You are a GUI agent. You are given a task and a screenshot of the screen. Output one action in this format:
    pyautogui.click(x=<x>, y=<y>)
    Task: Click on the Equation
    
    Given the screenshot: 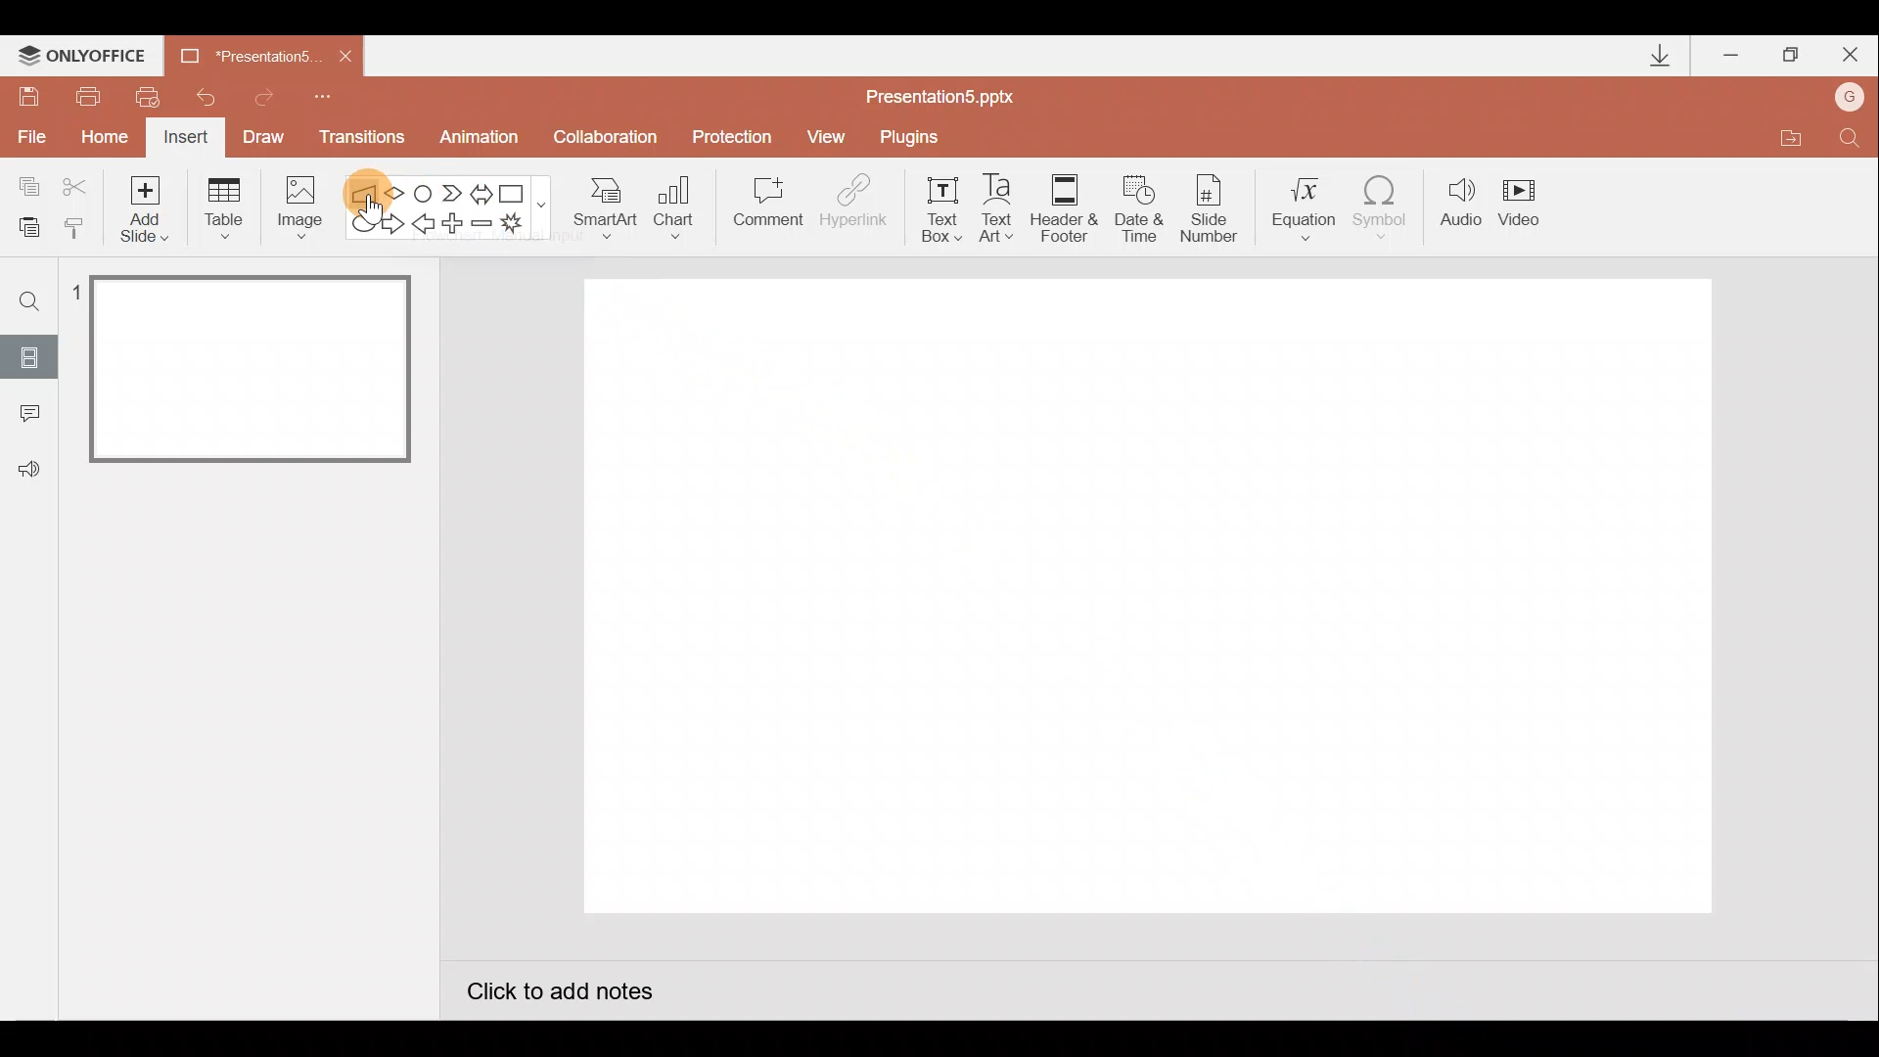 What is the action you would take?
    pyautogui.click(x=1307, y=206)
    